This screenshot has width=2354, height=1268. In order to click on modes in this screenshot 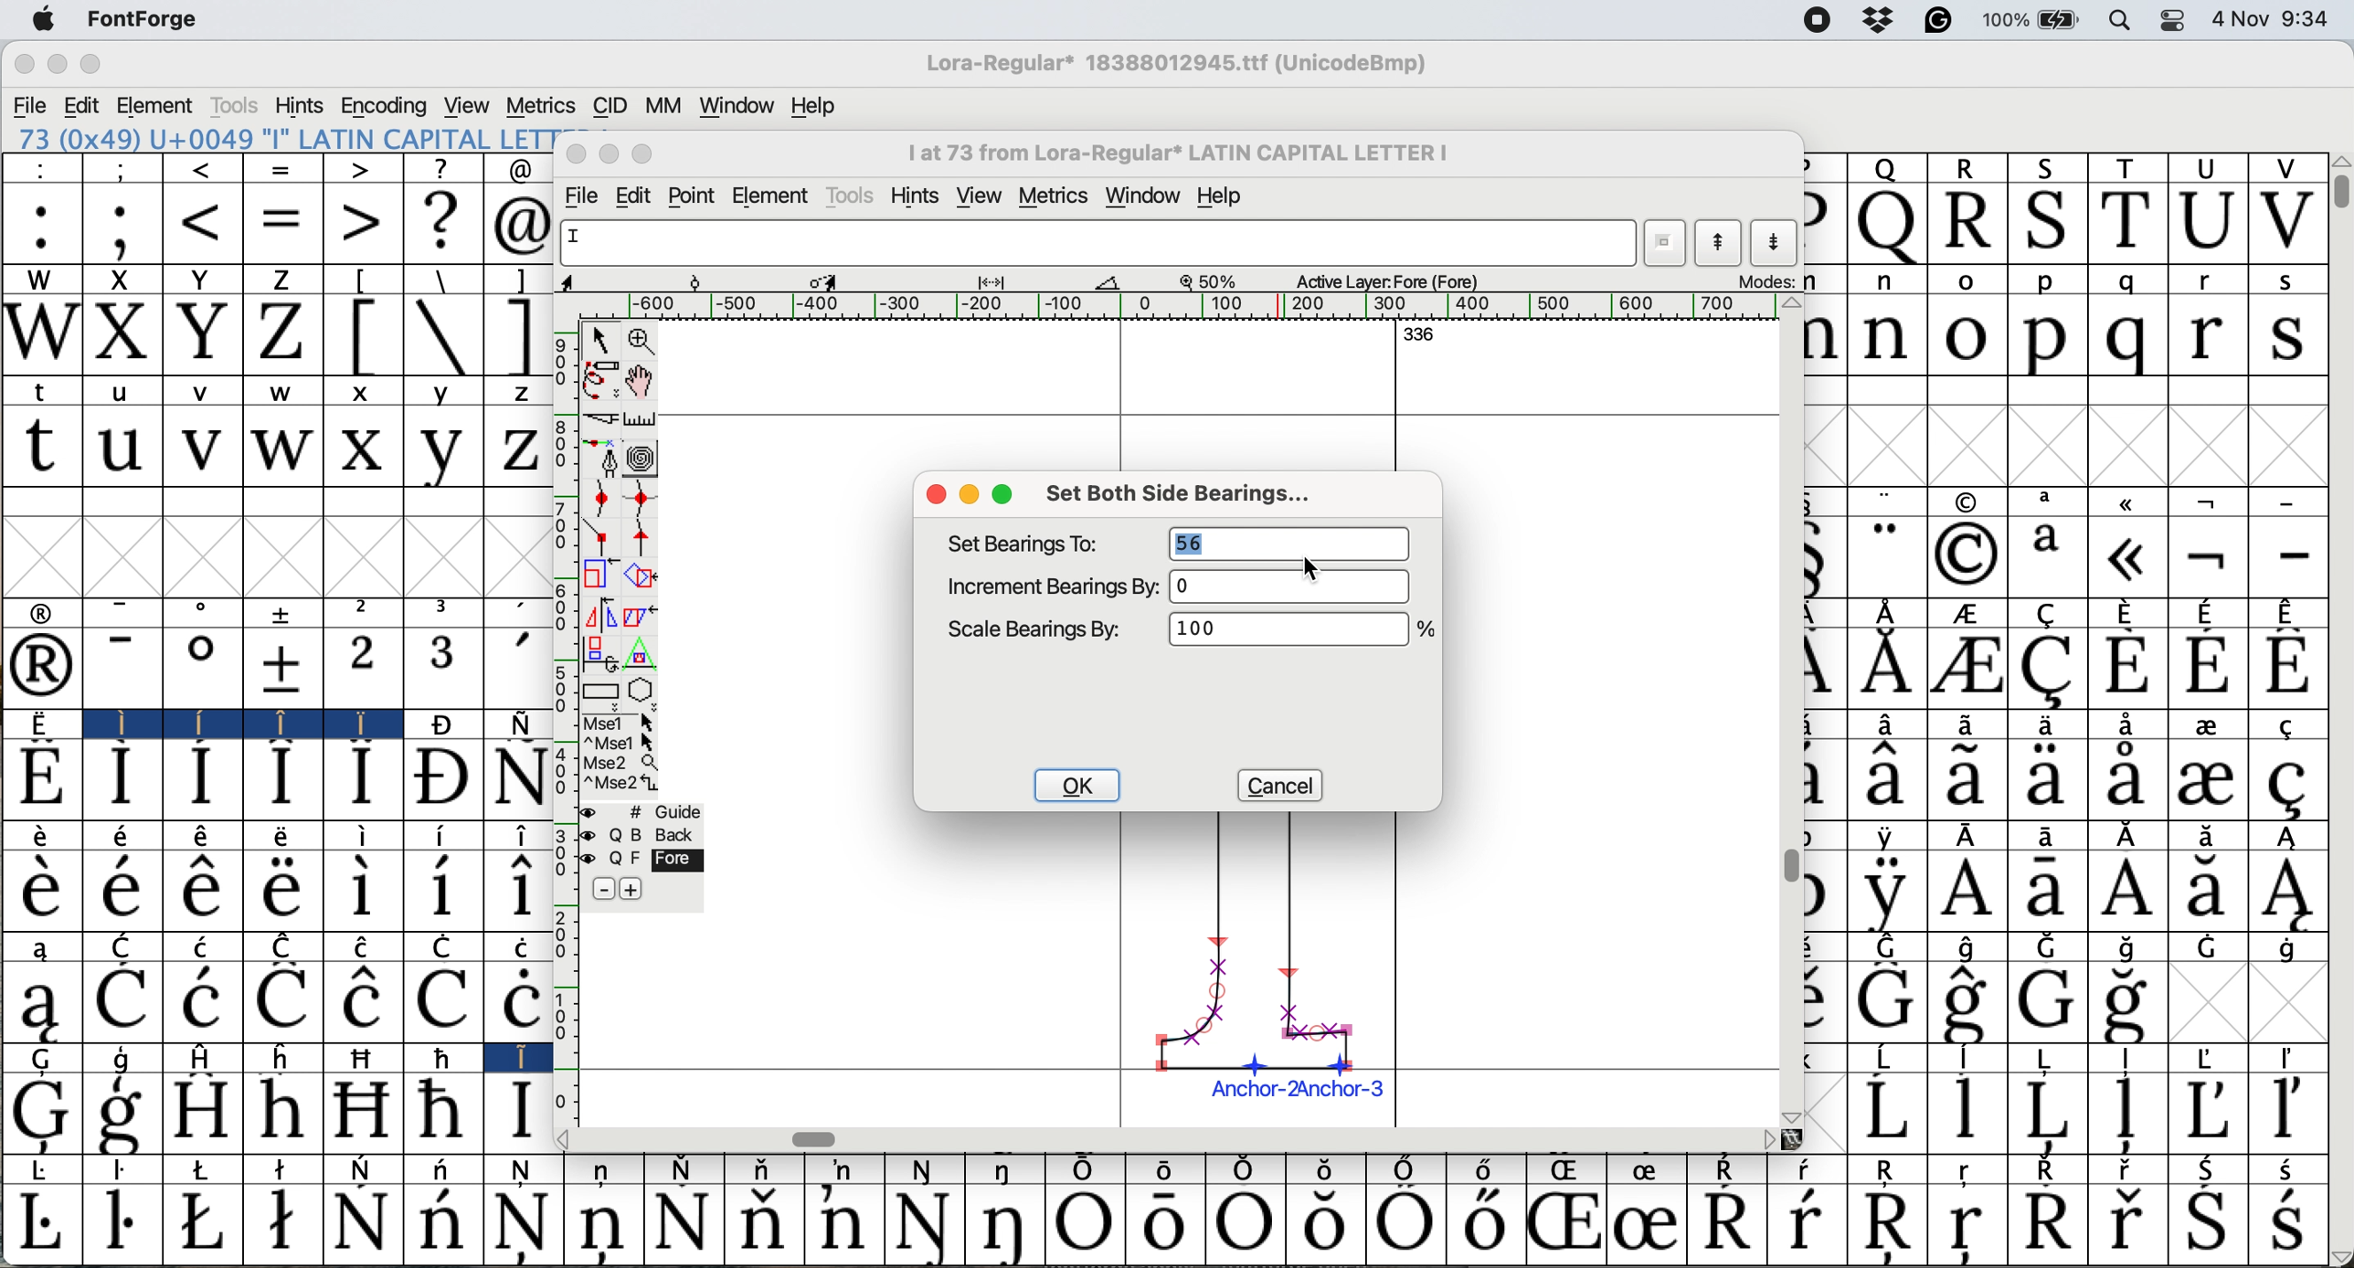, I will do `click(1768, 282)`.